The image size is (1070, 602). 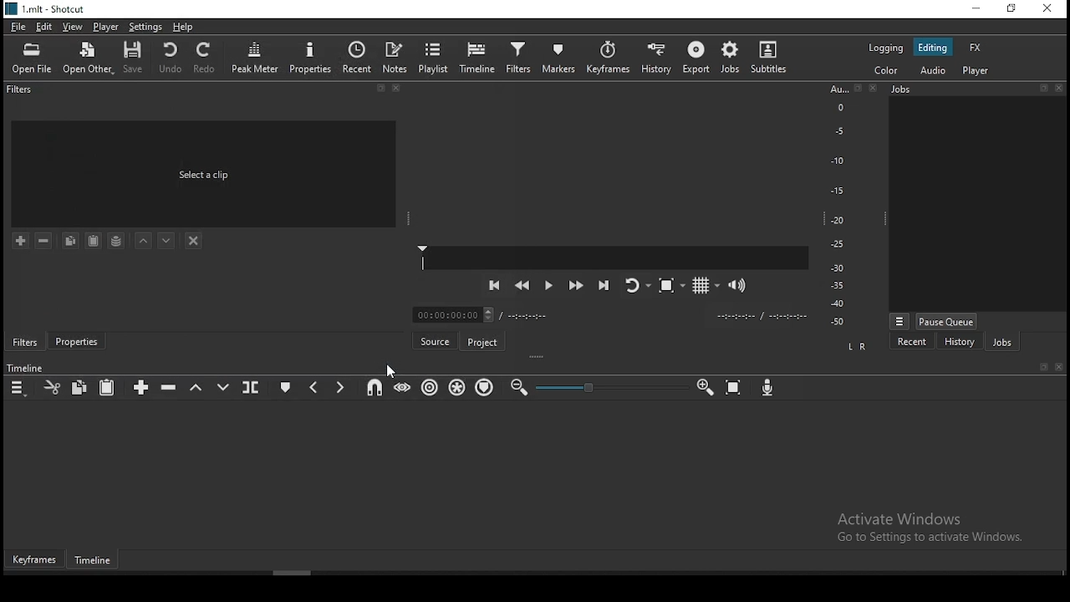 What do you see at coordinates (171, 58) in the screenshot?
I see `undo` at bounding box center [171, 58].